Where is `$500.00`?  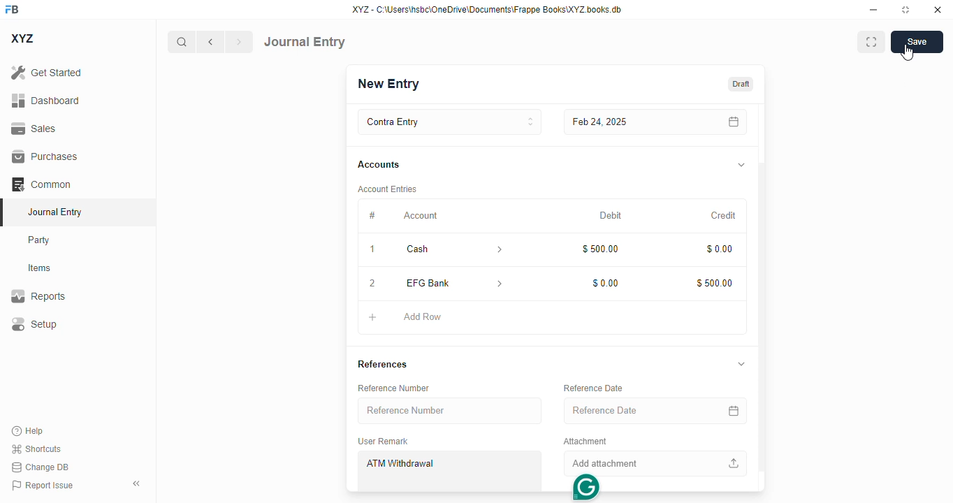 $500.00 is located at coordinates (713, 282).